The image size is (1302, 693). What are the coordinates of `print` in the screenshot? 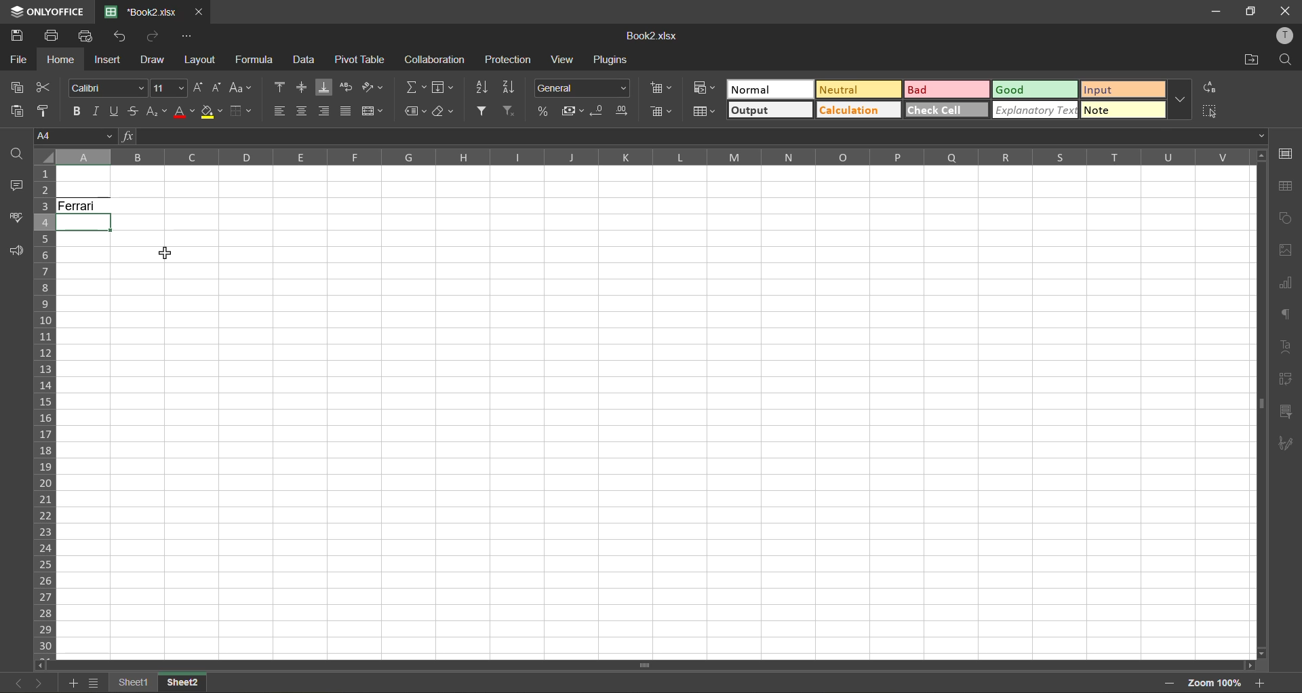 It's located at (53, 34).